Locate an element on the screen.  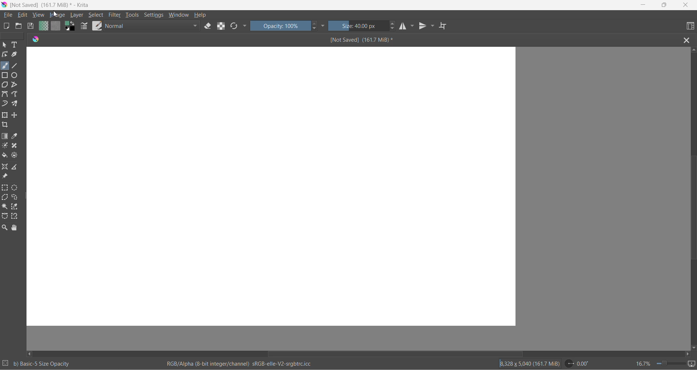
contiguous selection tool is located at coordinates (5, 206).